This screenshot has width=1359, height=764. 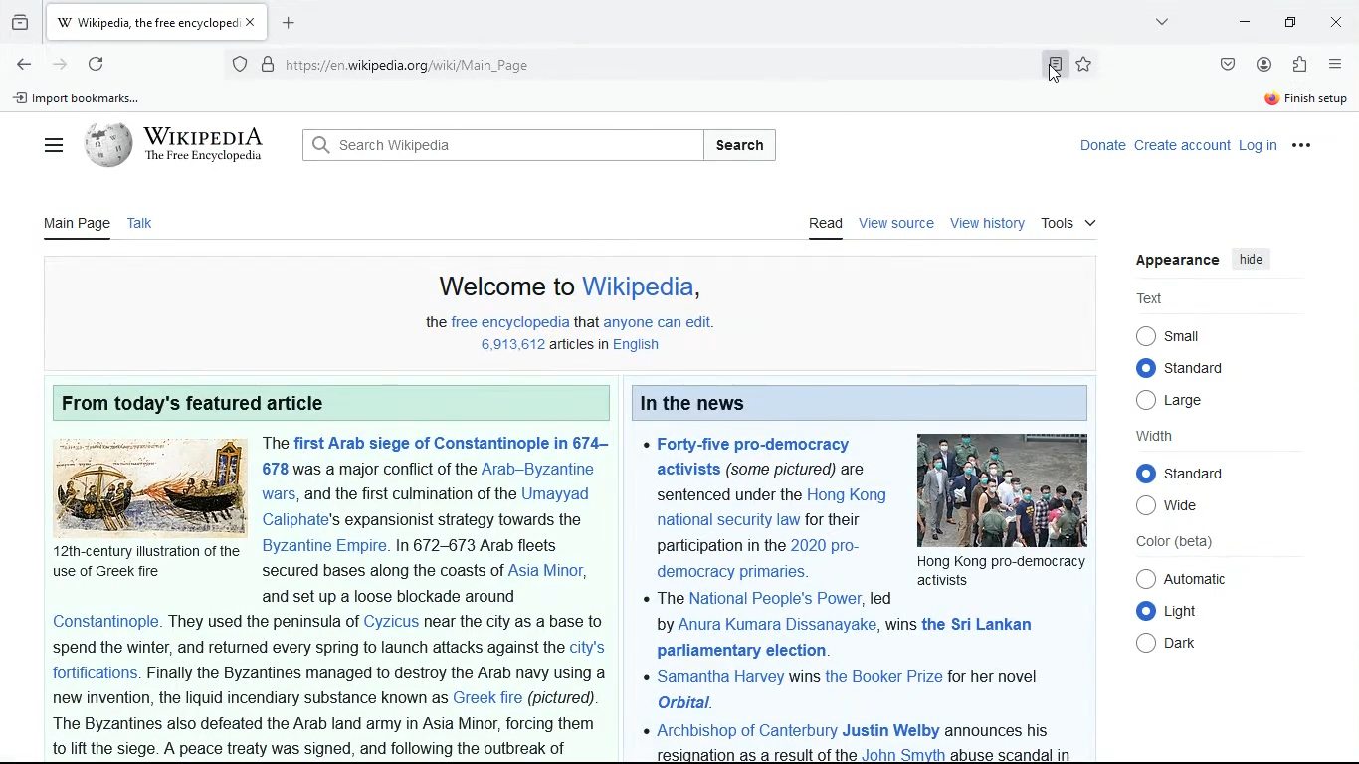 What do you see at coordinates (19, 24) in the screenshot?
I see `history` at bounding box center [19, 24].